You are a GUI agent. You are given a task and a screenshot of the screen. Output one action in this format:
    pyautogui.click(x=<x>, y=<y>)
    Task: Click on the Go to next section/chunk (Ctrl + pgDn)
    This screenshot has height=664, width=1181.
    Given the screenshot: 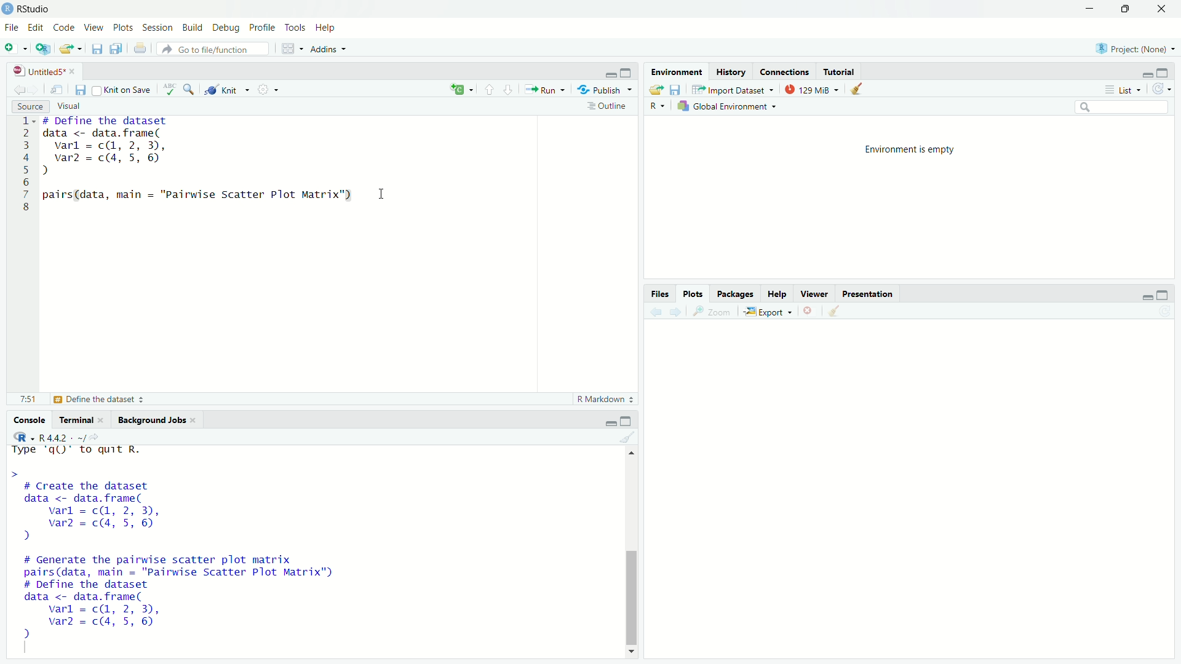 What is the action you would take?
    pyautogui.click(x=508, y=89)
    